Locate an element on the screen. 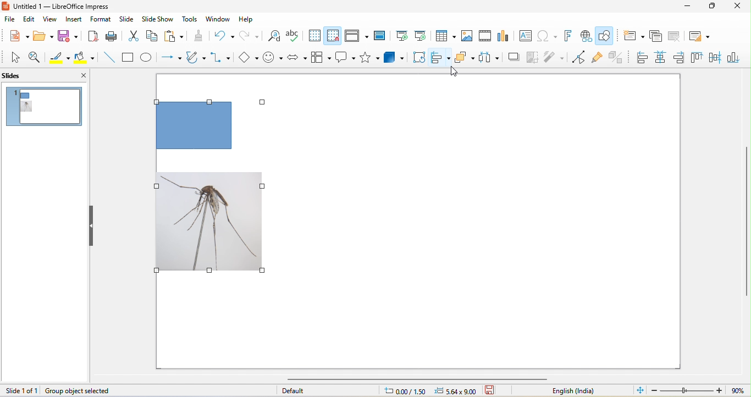  centred is located at coordinates (661, 58).